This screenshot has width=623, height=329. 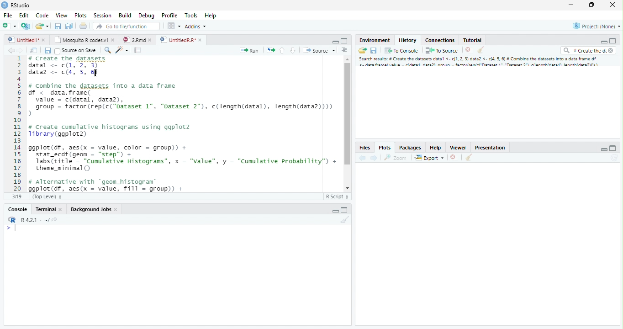 I want to click on Tutorial, so click(x=473, y=40).